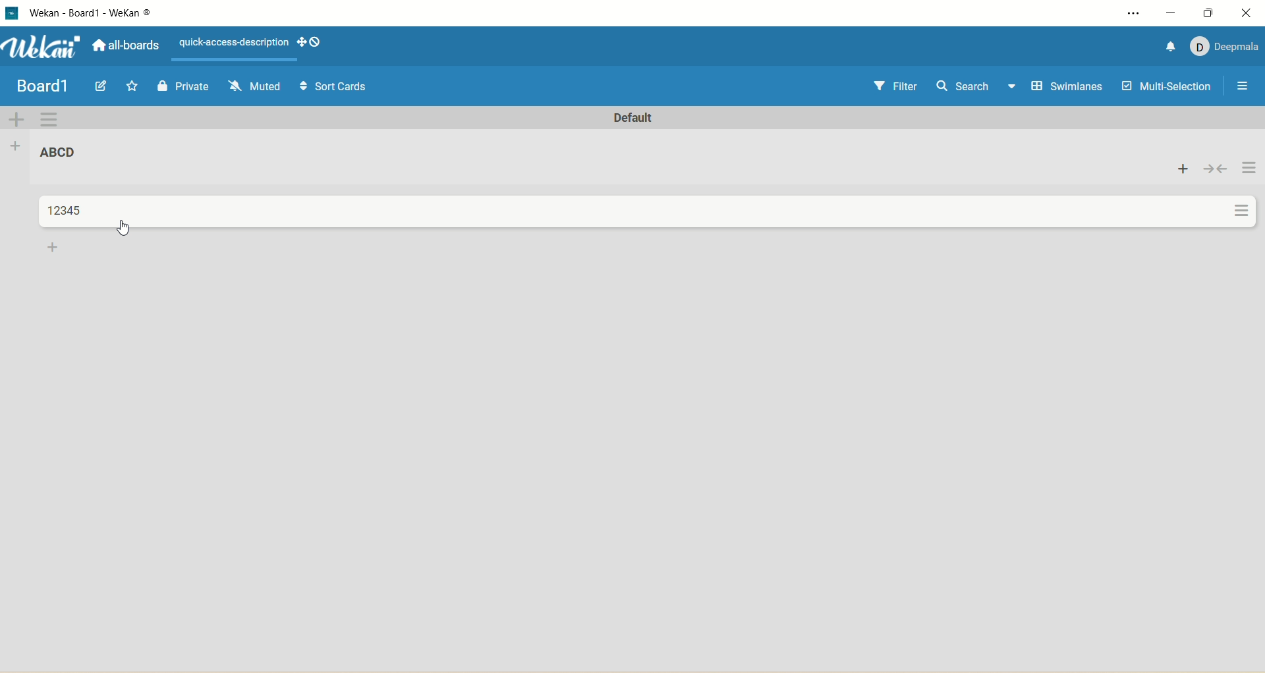  What do you see at coordinates (53, 250) in the screenshot?
I see `add card` at bounding box center [53, 250].